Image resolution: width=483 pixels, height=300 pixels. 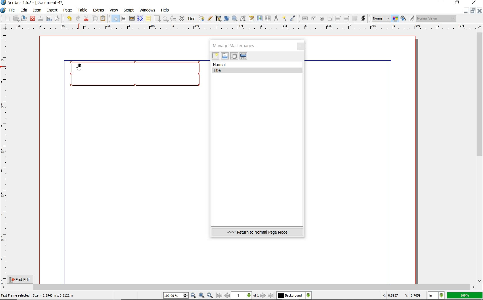 What do you see at coordinates (466, 11) in the screenshot?
I see `minimize` at bounding box center [466, 11].